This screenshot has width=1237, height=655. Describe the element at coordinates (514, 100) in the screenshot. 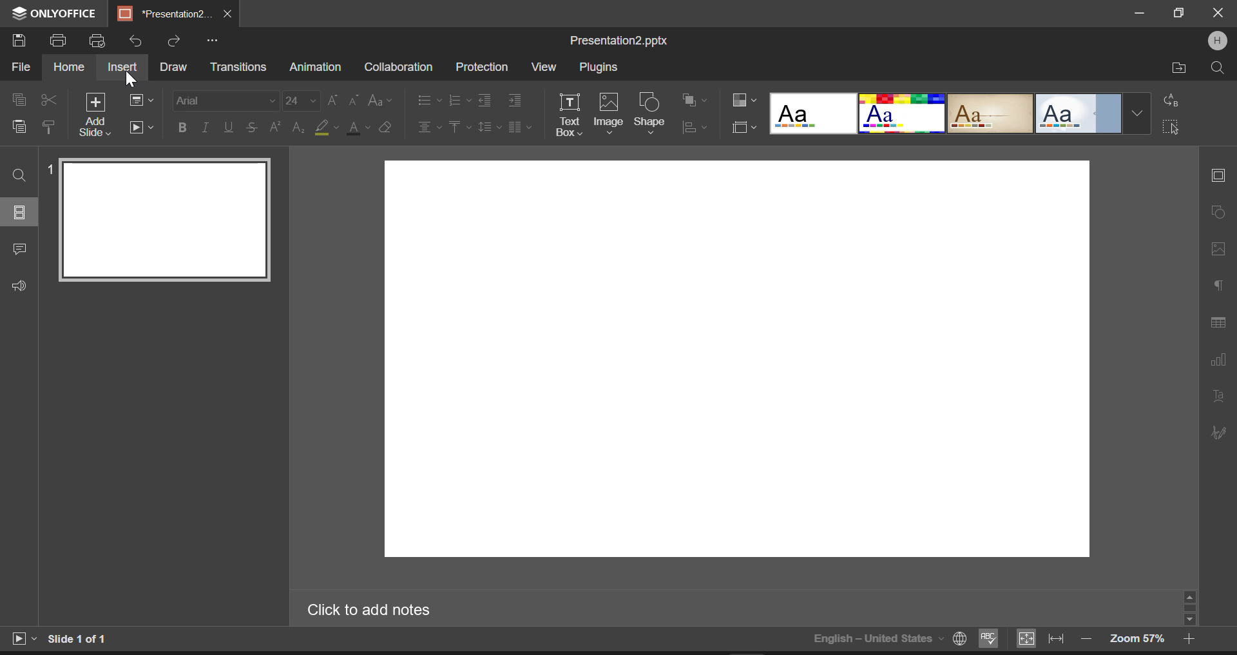

I see `Increase Indent` at that location.